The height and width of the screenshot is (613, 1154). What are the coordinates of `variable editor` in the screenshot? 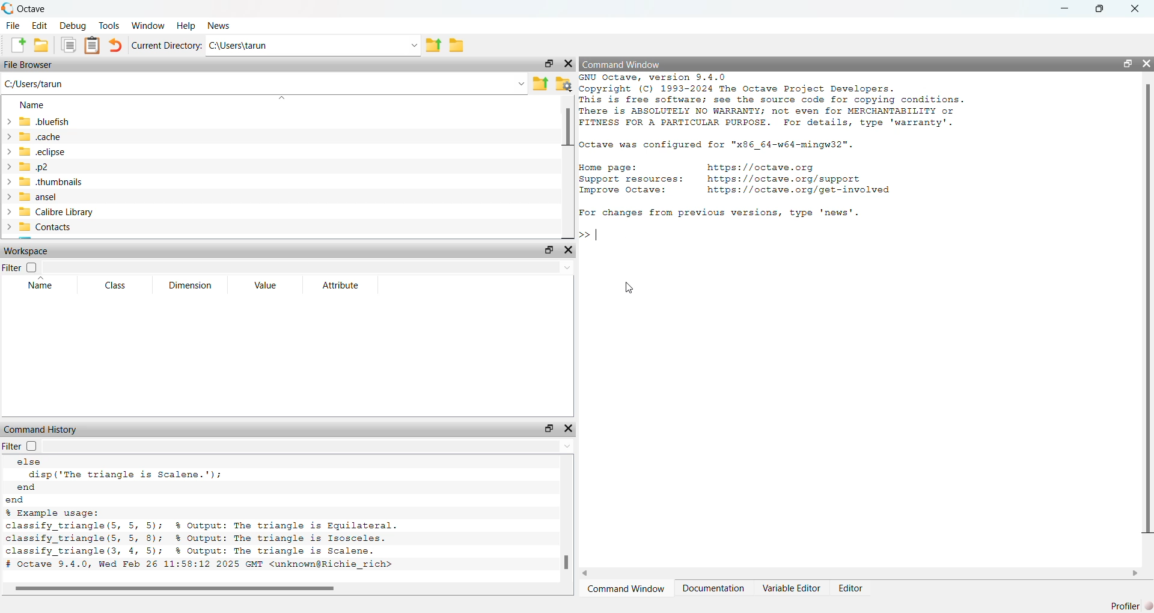 It's located at (789, 588).